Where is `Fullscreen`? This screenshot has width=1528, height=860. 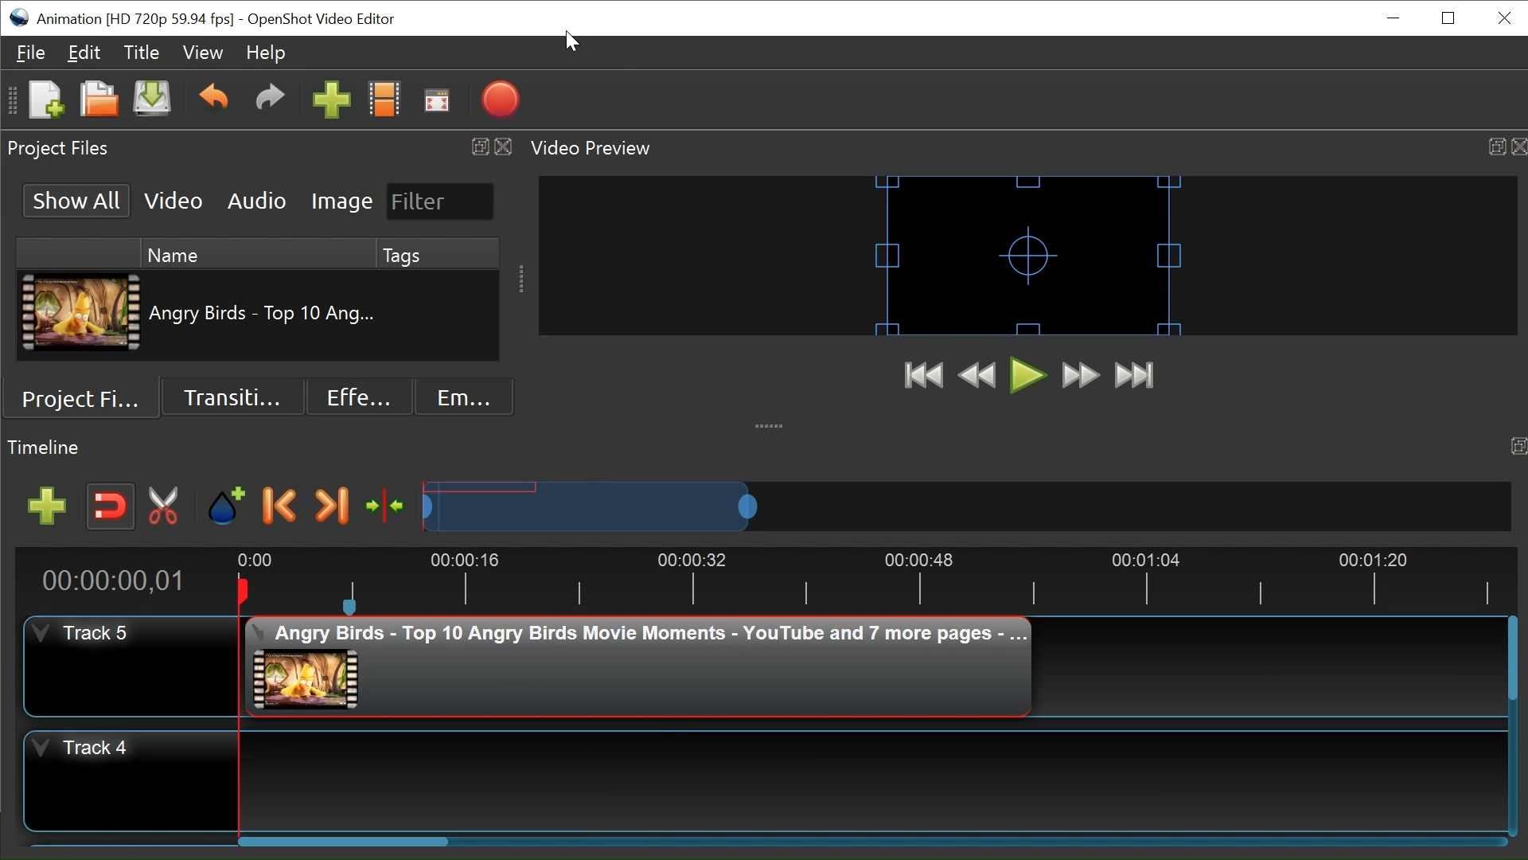
Fullscreen is located at coordinates (438, 103).